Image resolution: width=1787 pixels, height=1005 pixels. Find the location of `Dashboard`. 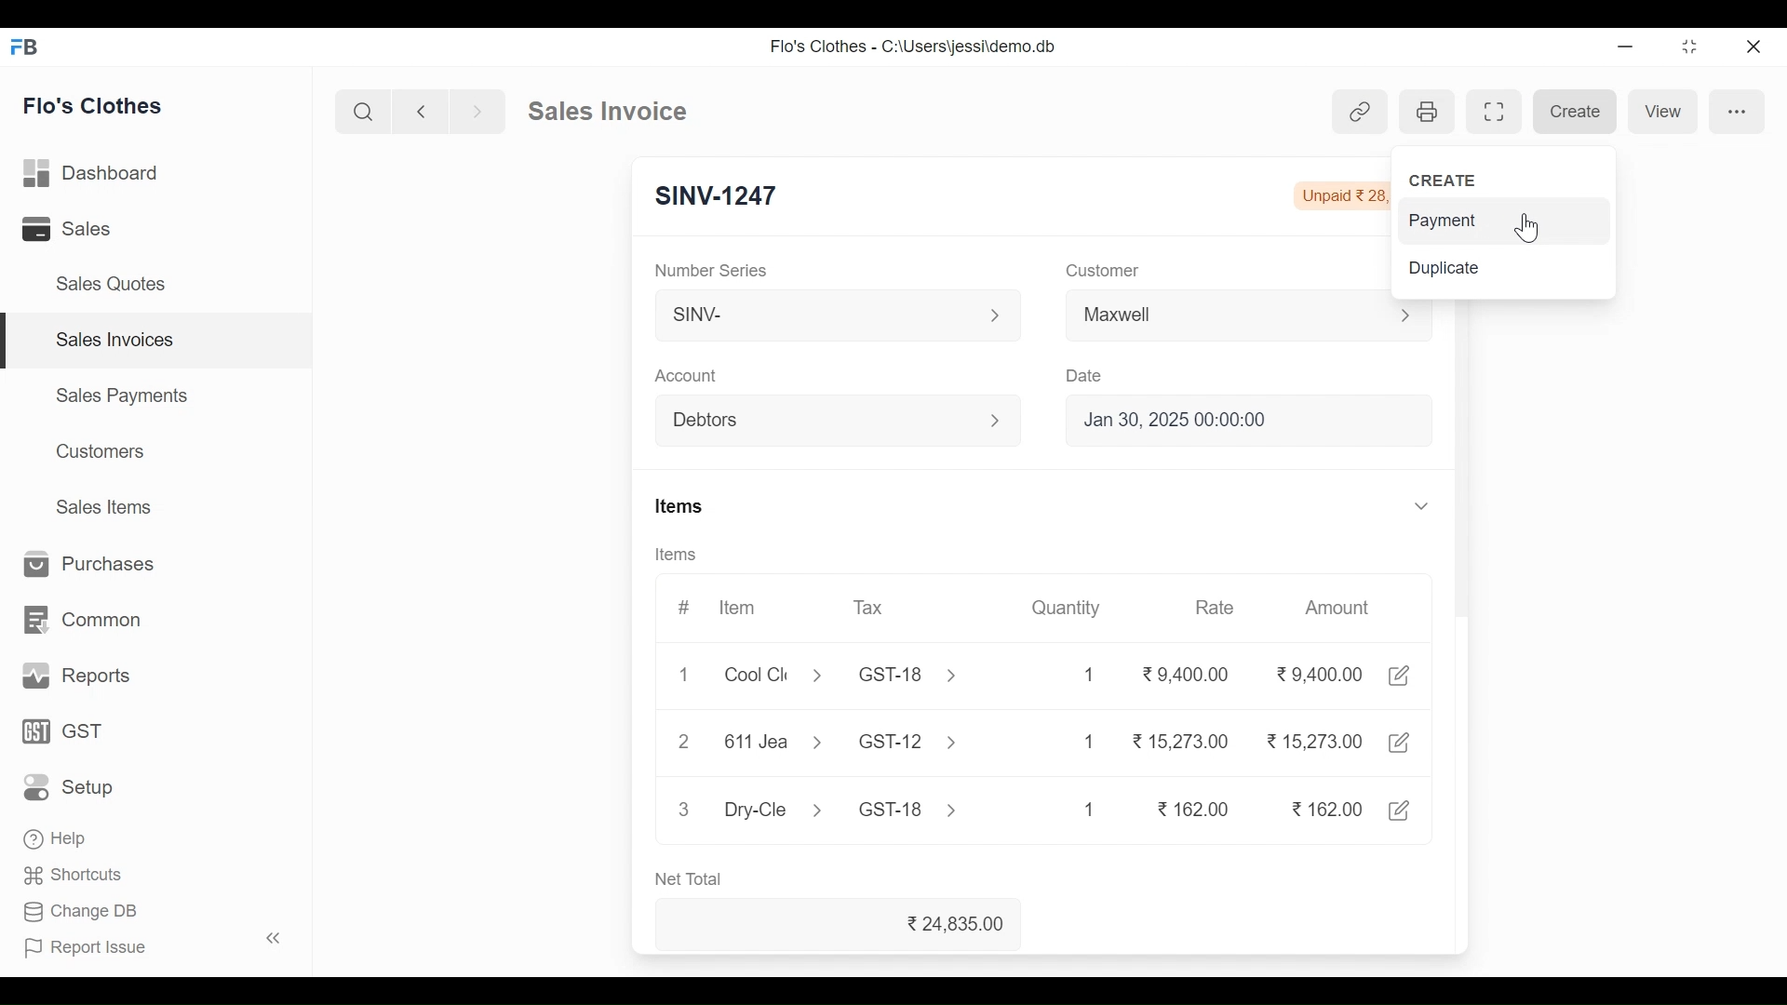

Dashboard is located at coordinates (93, 175).